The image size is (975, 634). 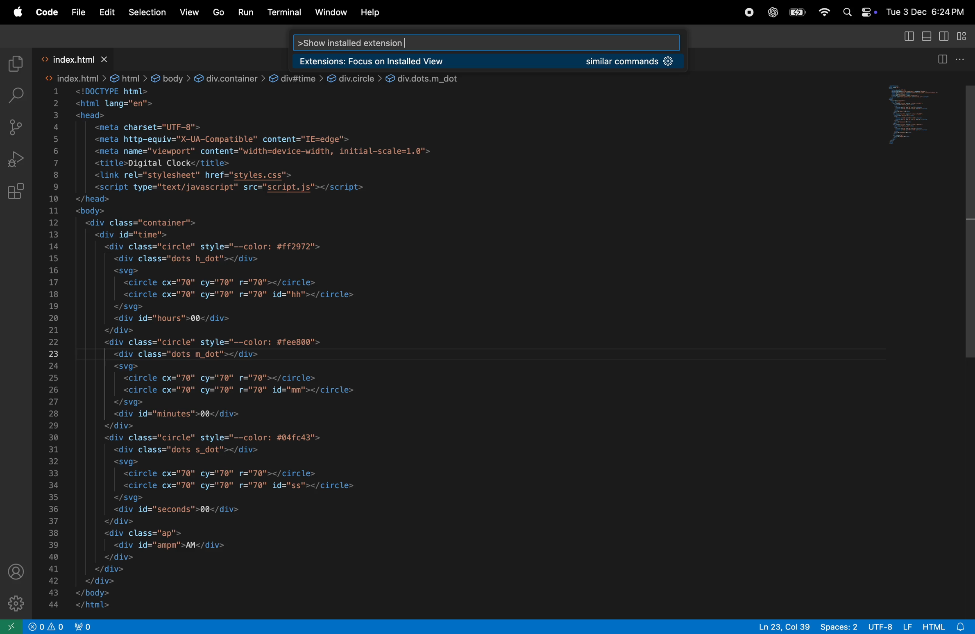 What do you see at coordinates (147, 13) in the screenshot?
I see `selection` at bounding box center [147, 13].